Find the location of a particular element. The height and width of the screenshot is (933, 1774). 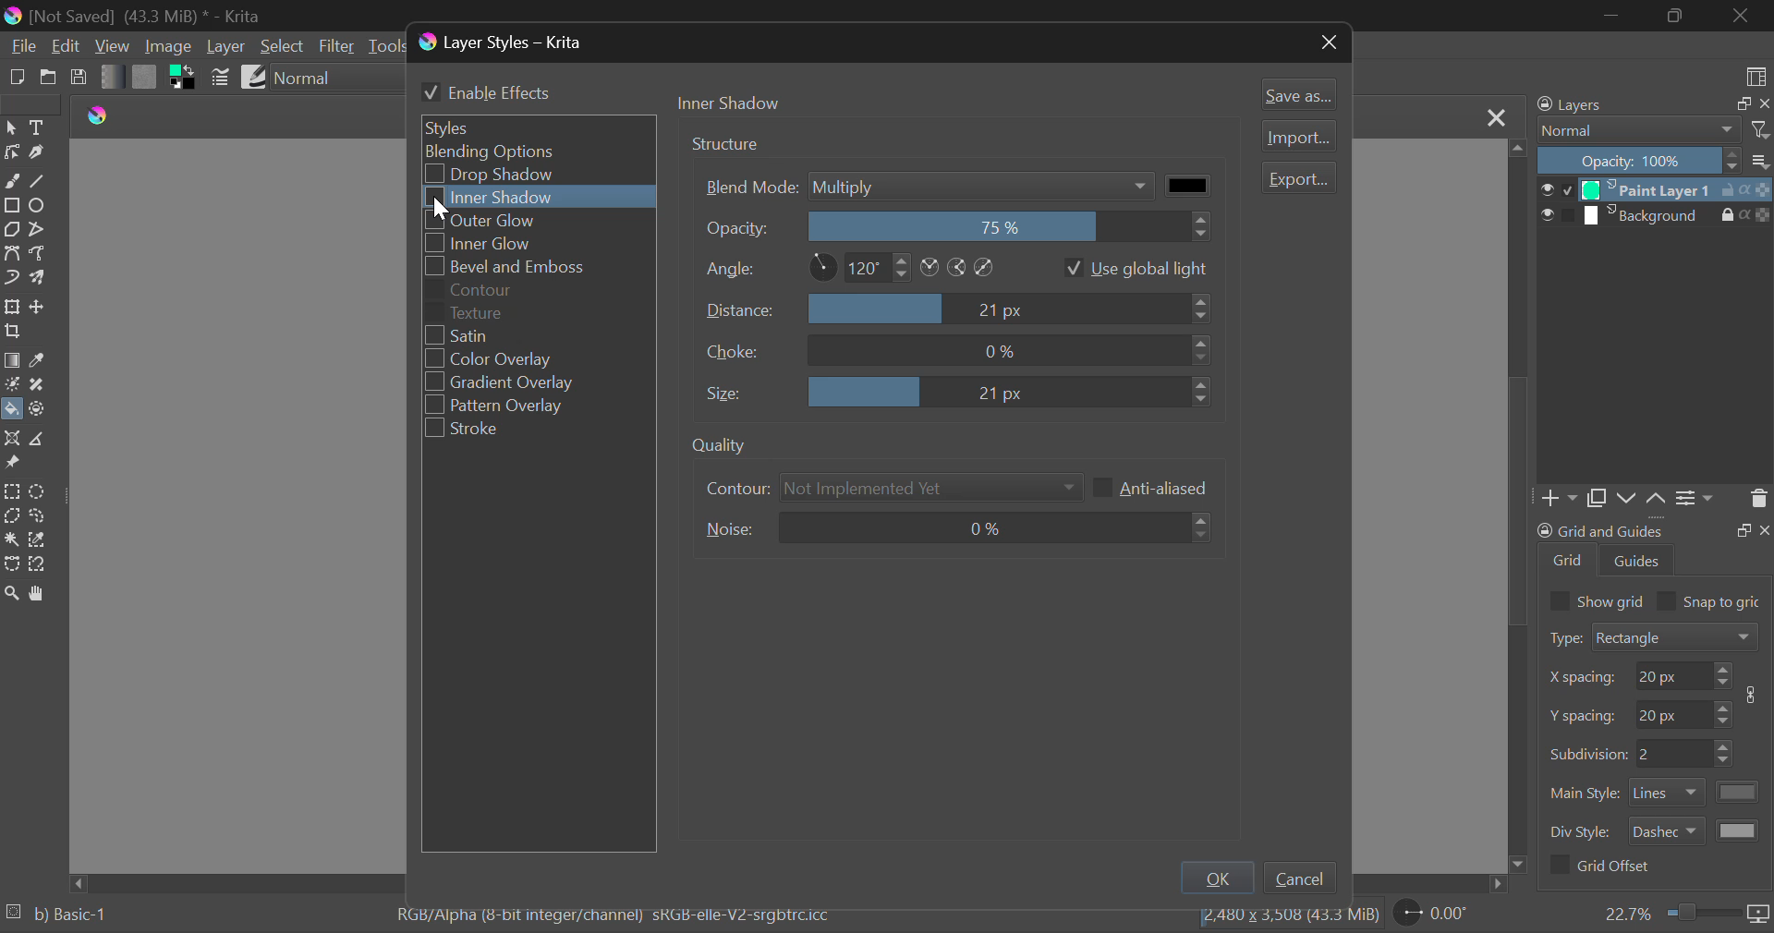

Rectangle is located at coordinates (13, 204).